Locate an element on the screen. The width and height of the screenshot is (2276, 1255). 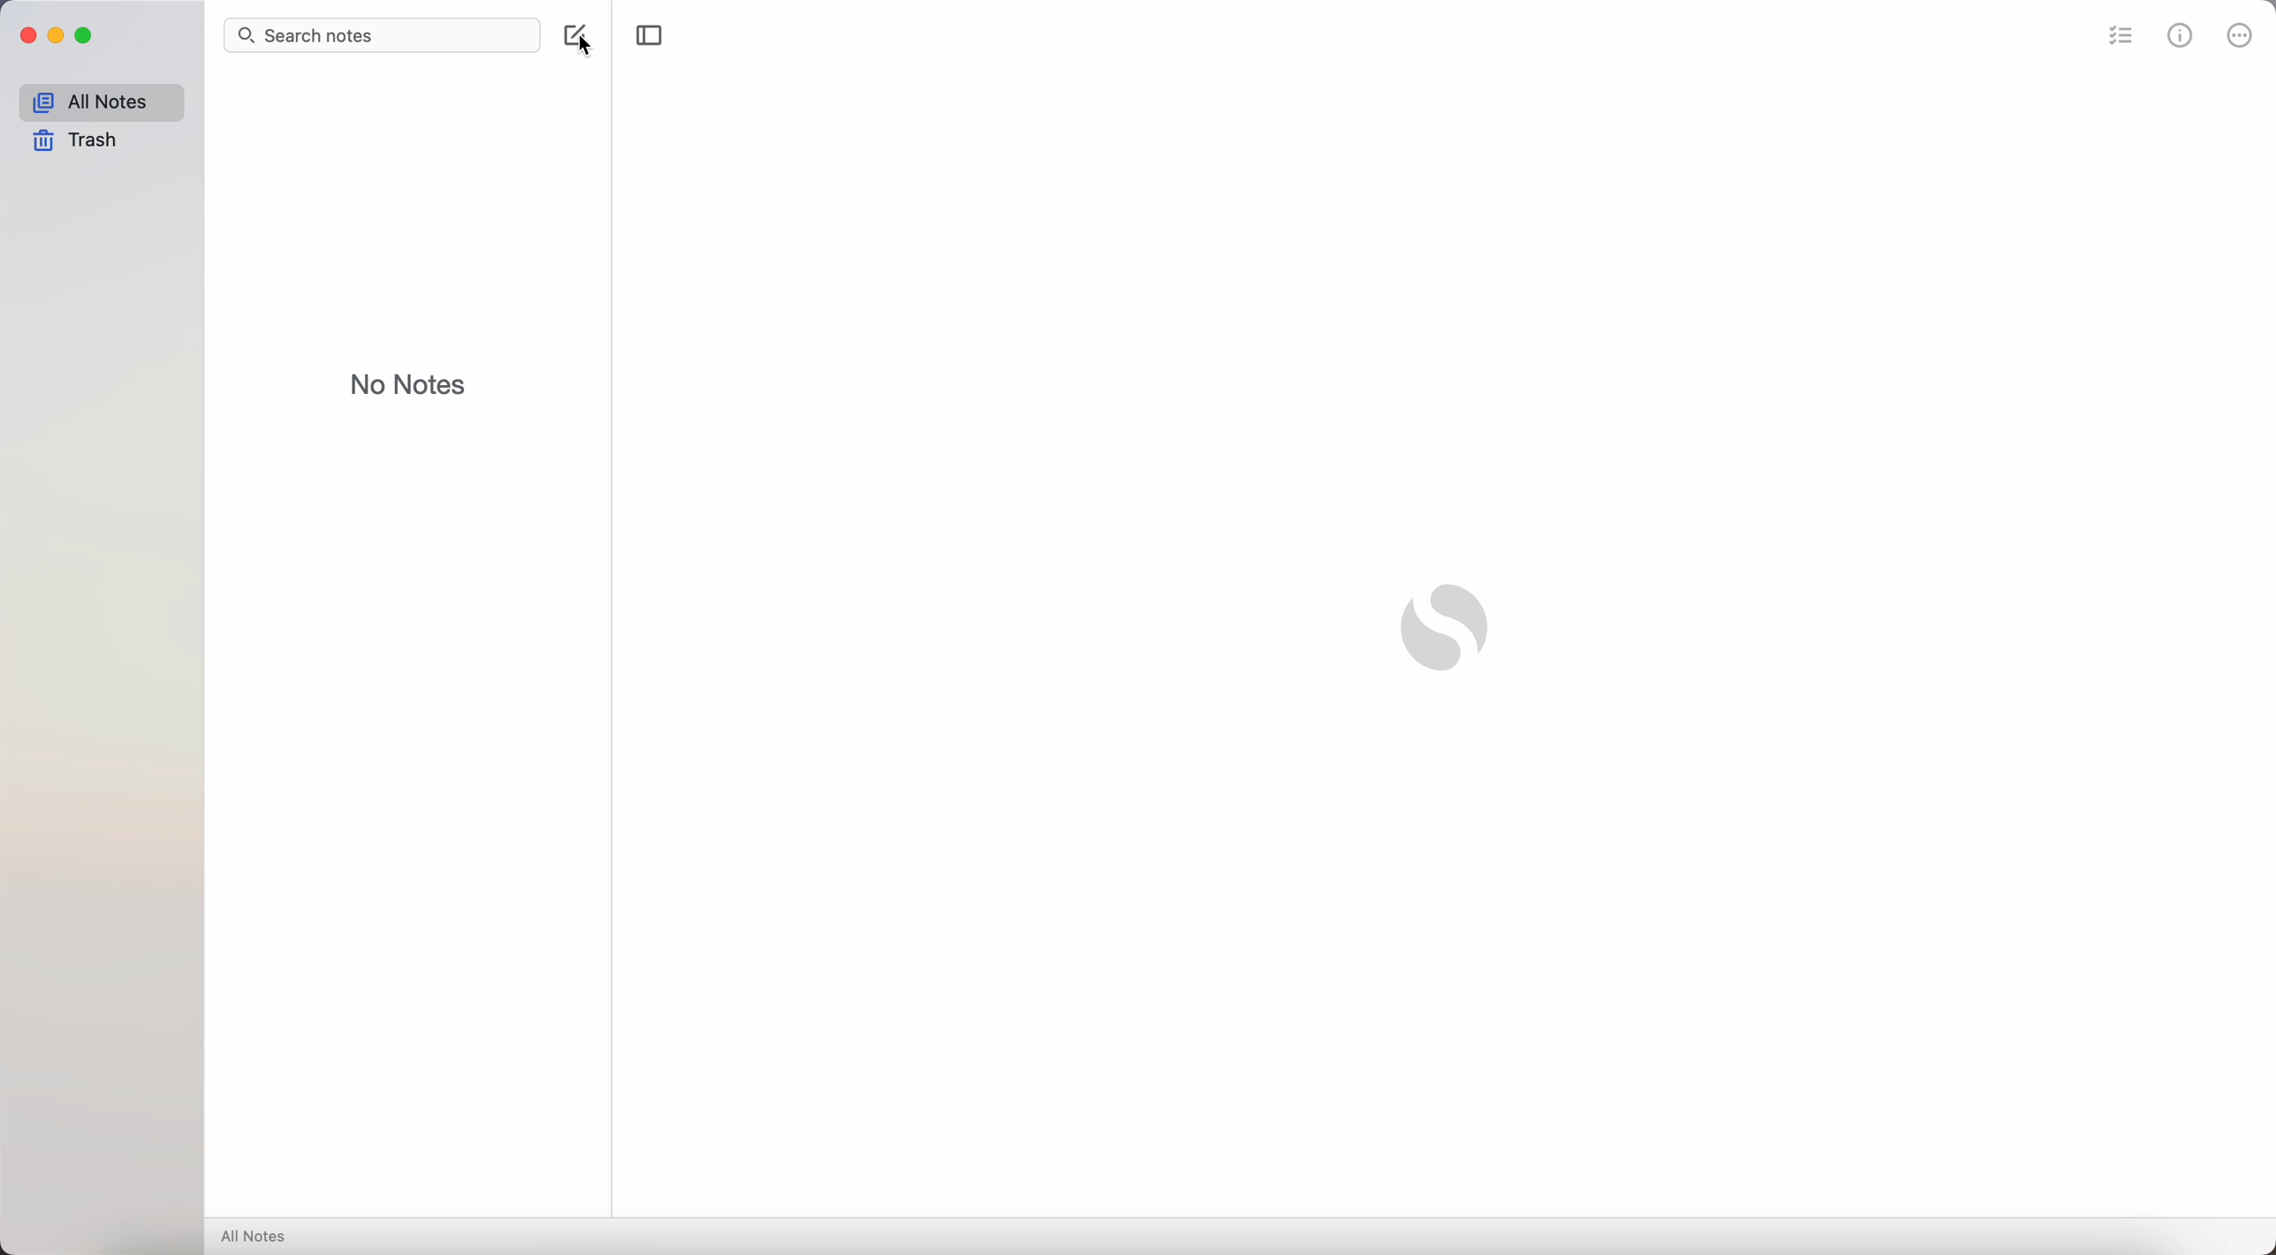
all notes is located at coordinates (256, 1238).